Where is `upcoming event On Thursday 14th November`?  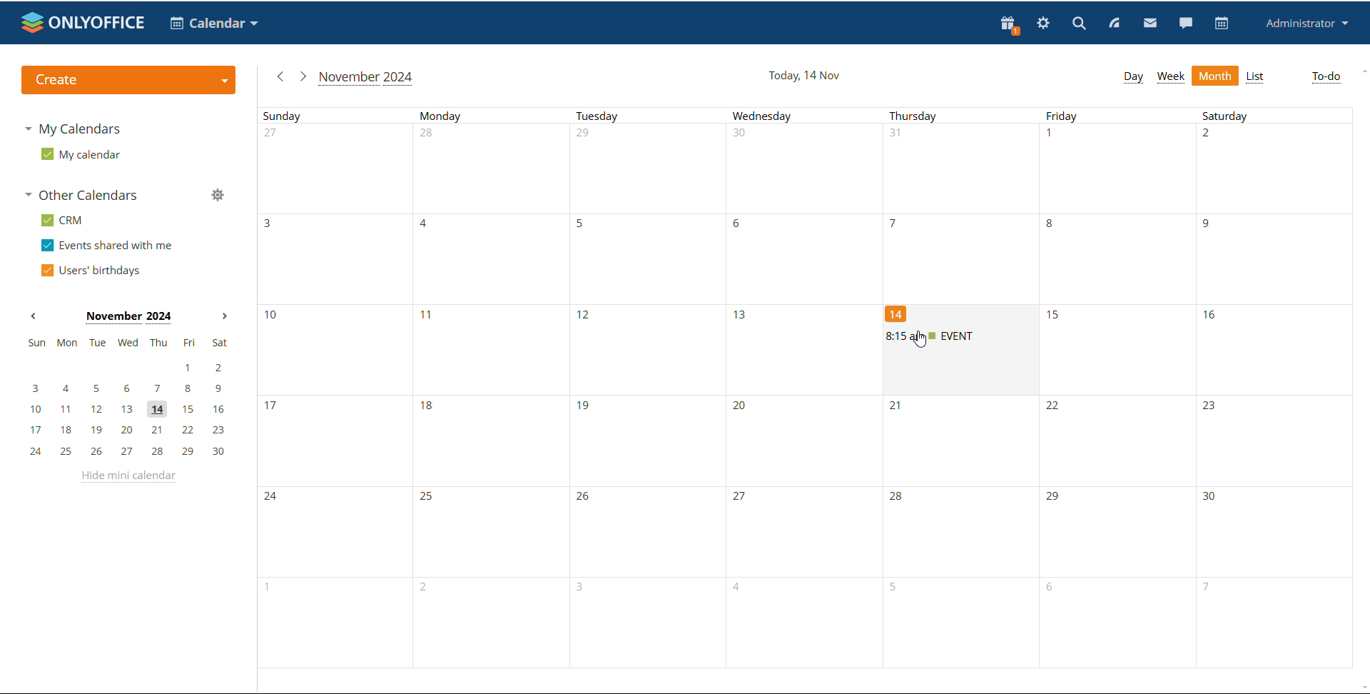
upcoming event On Thursday 14th November is located at coordinates (961, 336).